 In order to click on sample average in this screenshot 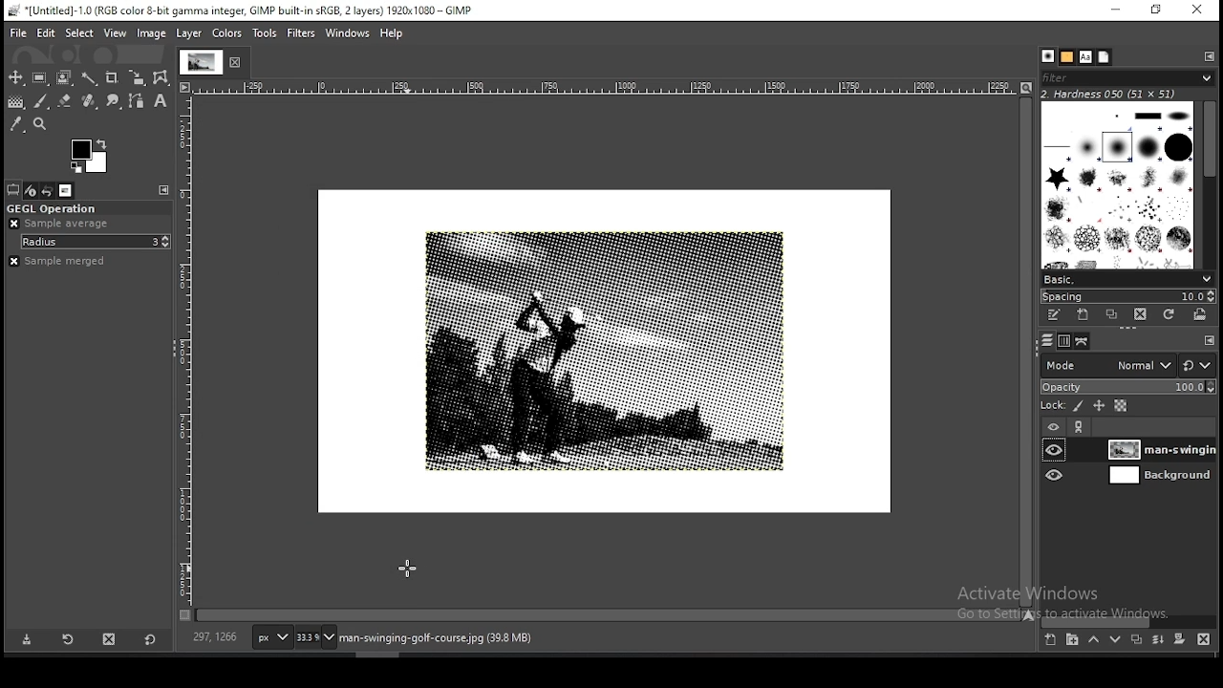, I will do `click(72, 225)`.